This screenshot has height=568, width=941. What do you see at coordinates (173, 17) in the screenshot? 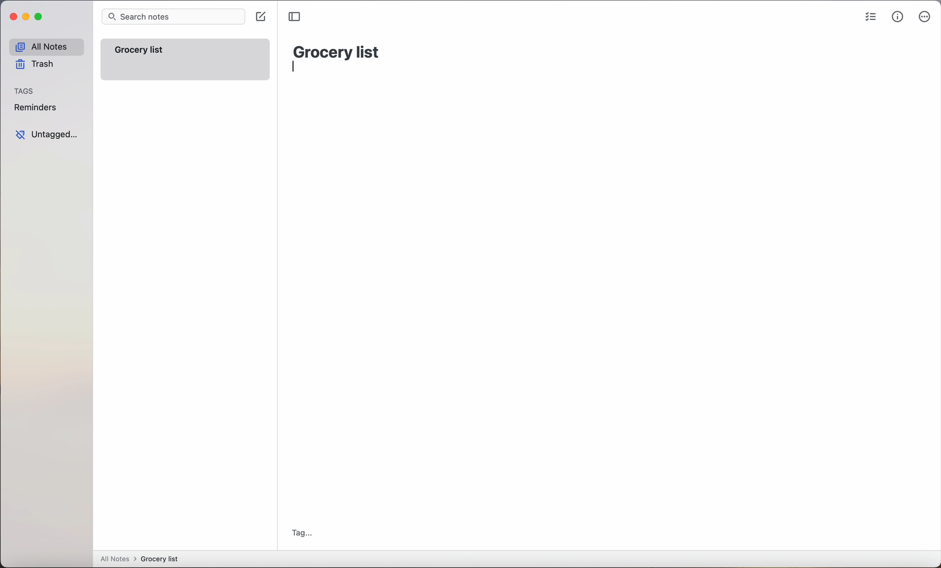
I see `search bar` at bounding box center [173, 17].